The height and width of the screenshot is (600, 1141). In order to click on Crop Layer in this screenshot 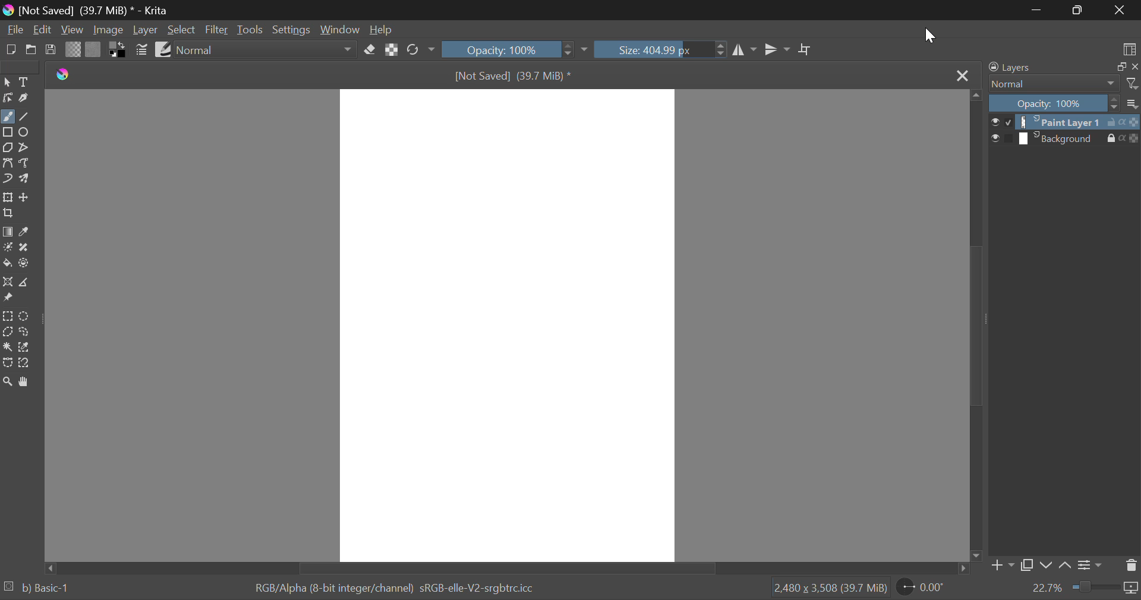, I will do `click(11, 214)`.